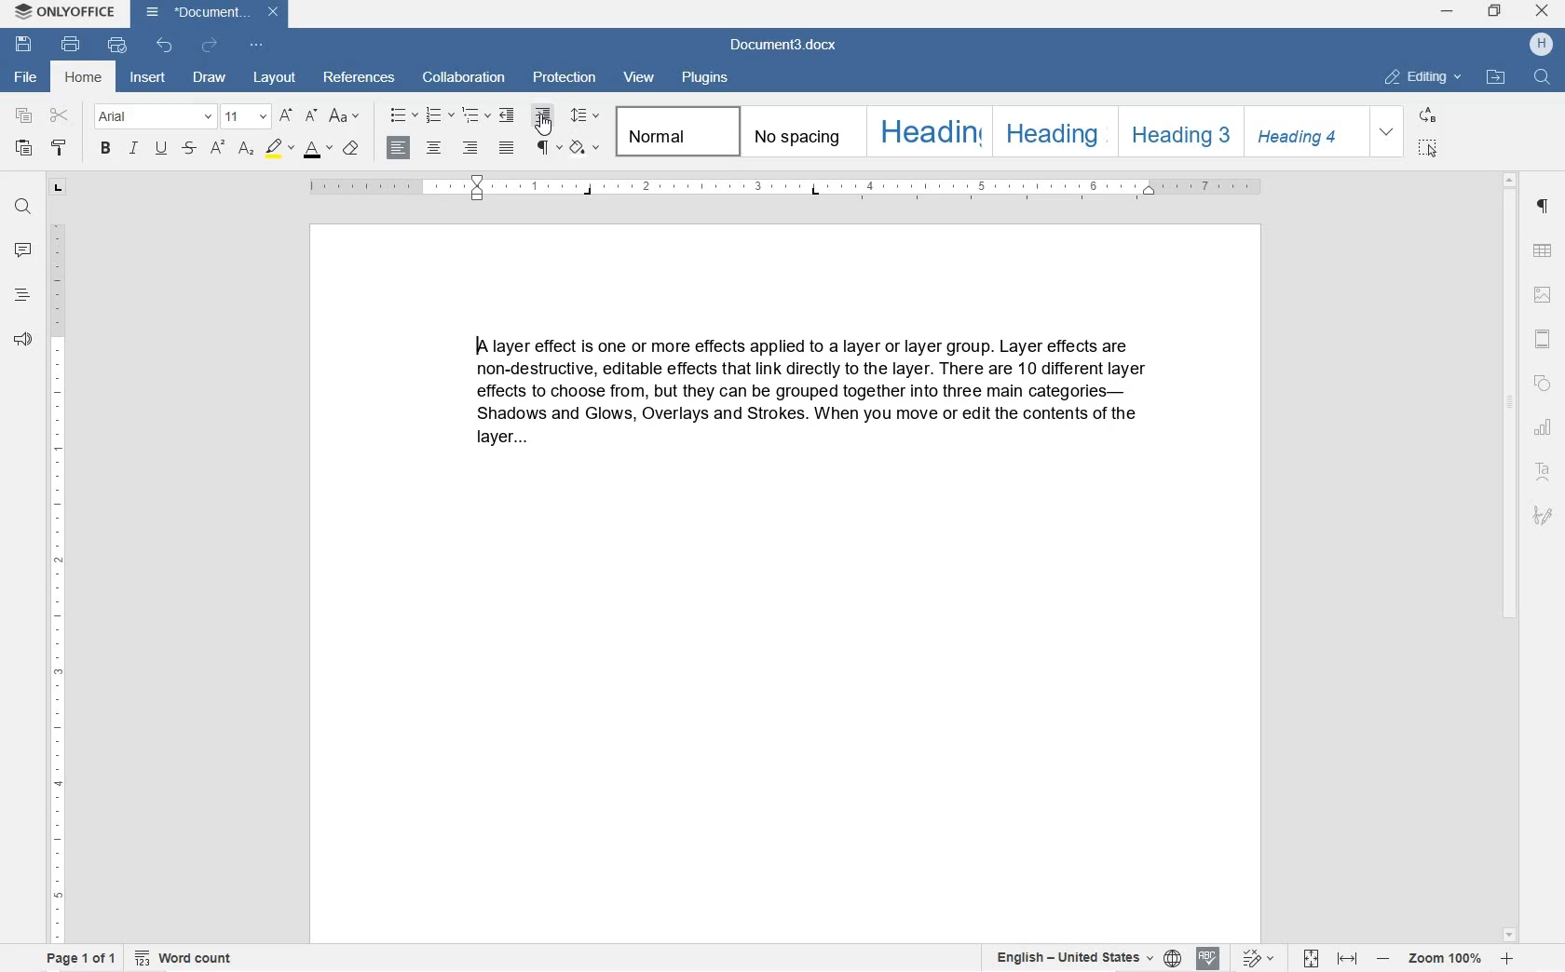  Describe the element at coordinates (1427, 147) in the screenshot. I see `SELECT ALL` at that location.